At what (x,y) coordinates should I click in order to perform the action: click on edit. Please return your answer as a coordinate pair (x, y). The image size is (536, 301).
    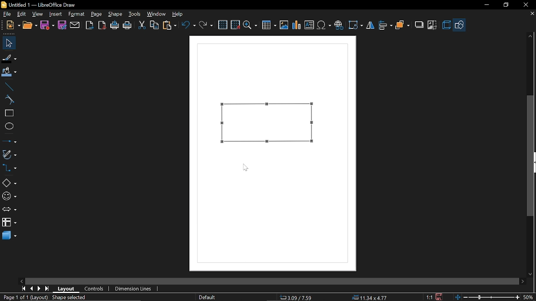
    Looking at the image, I should click on (22, 14).